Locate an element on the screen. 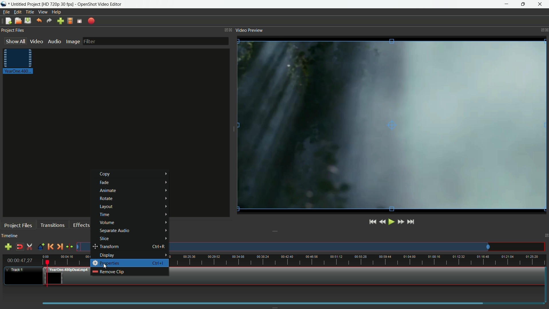  timeline is located at coordinates (11, 236).